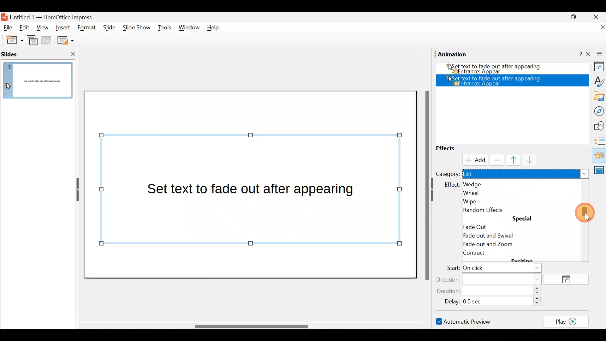 The width and height of the screenshot is (606, 341). I want to click on Hide, so click(75, 190).